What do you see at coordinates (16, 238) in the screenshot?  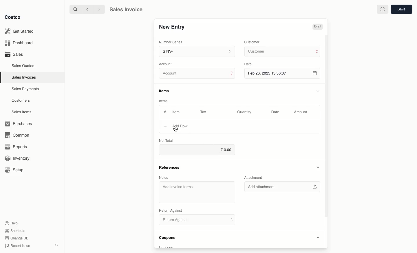 I see `Change DB` at bounding box center [16, 238].